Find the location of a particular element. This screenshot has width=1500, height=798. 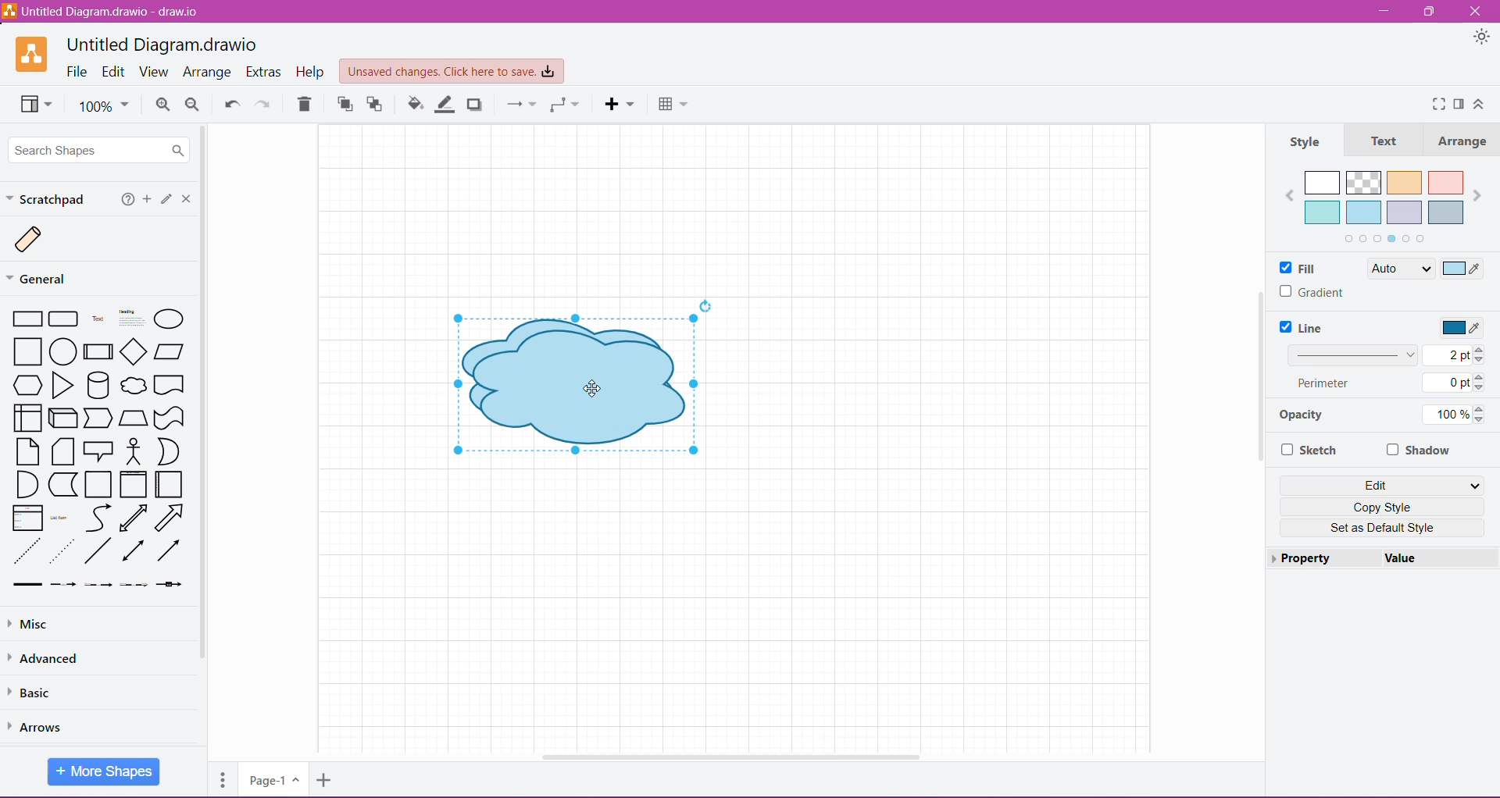

Insert is located at coordinates (620, 105).